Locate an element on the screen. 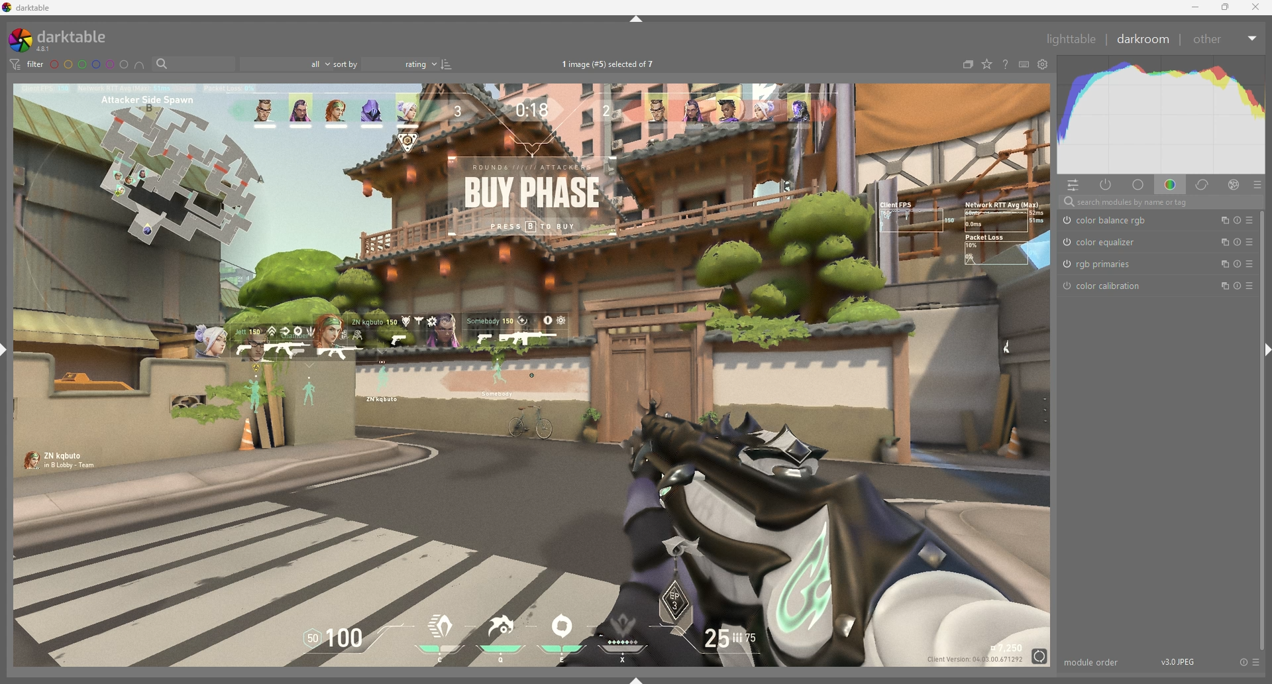 The image size is (1272, 684). reset is located at coordinates (1237, 242).